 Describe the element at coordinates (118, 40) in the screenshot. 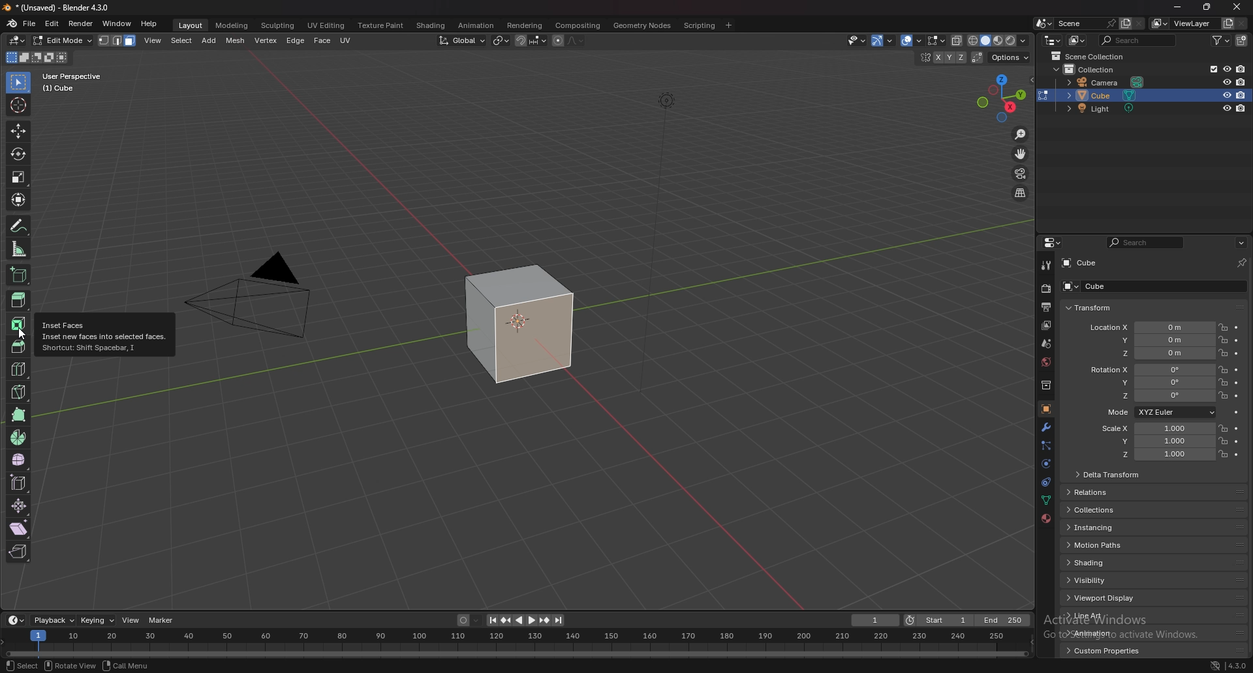

I see `select mode` at that location.